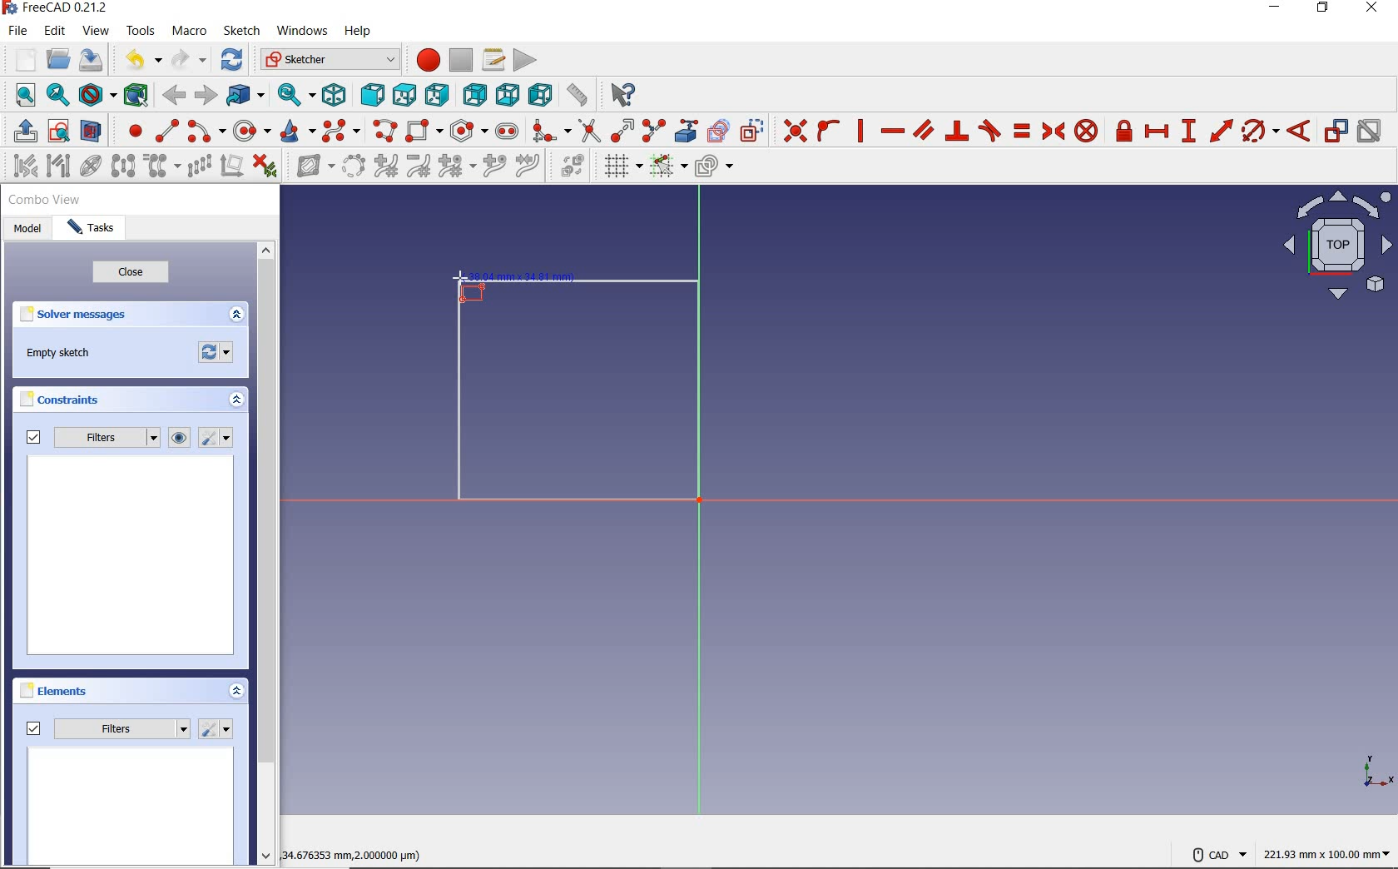 Image resolution: width=1398 pixels, height=869 pixels. I want to click on edit, so click(57, 31).